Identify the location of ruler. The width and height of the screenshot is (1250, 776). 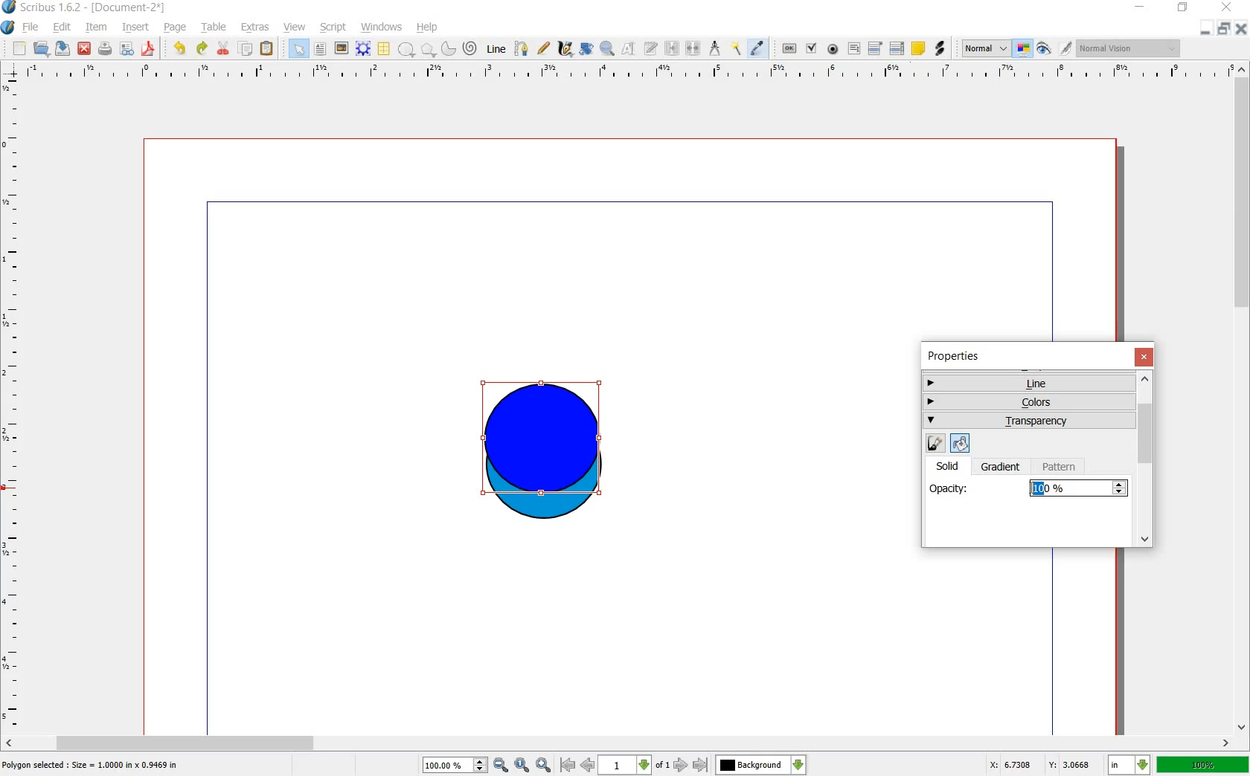
(627, 75).